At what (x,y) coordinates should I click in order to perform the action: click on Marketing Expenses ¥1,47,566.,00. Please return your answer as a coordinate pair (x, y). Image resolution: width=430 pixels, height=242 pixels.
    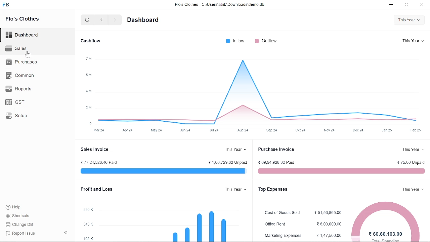
    Looking at the image, I should click on (302, 235).